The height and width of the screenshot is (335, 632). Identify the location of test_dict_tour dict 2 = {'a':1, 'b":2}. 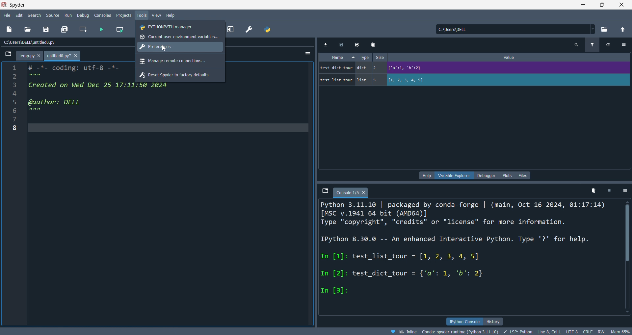
(416, 68).